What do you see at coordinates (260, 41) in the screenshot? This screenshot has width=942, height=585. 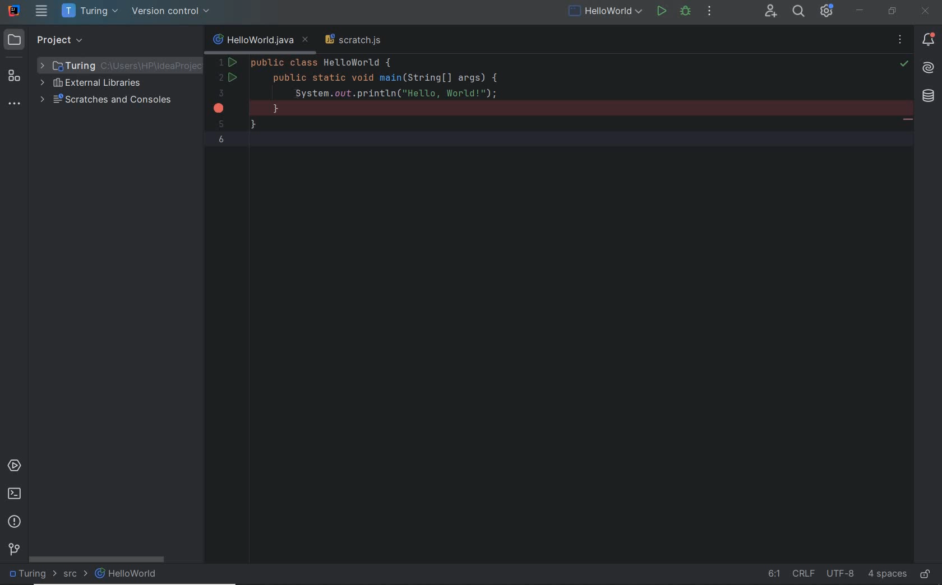 I see `current file name` at bounding box center [260, 41].